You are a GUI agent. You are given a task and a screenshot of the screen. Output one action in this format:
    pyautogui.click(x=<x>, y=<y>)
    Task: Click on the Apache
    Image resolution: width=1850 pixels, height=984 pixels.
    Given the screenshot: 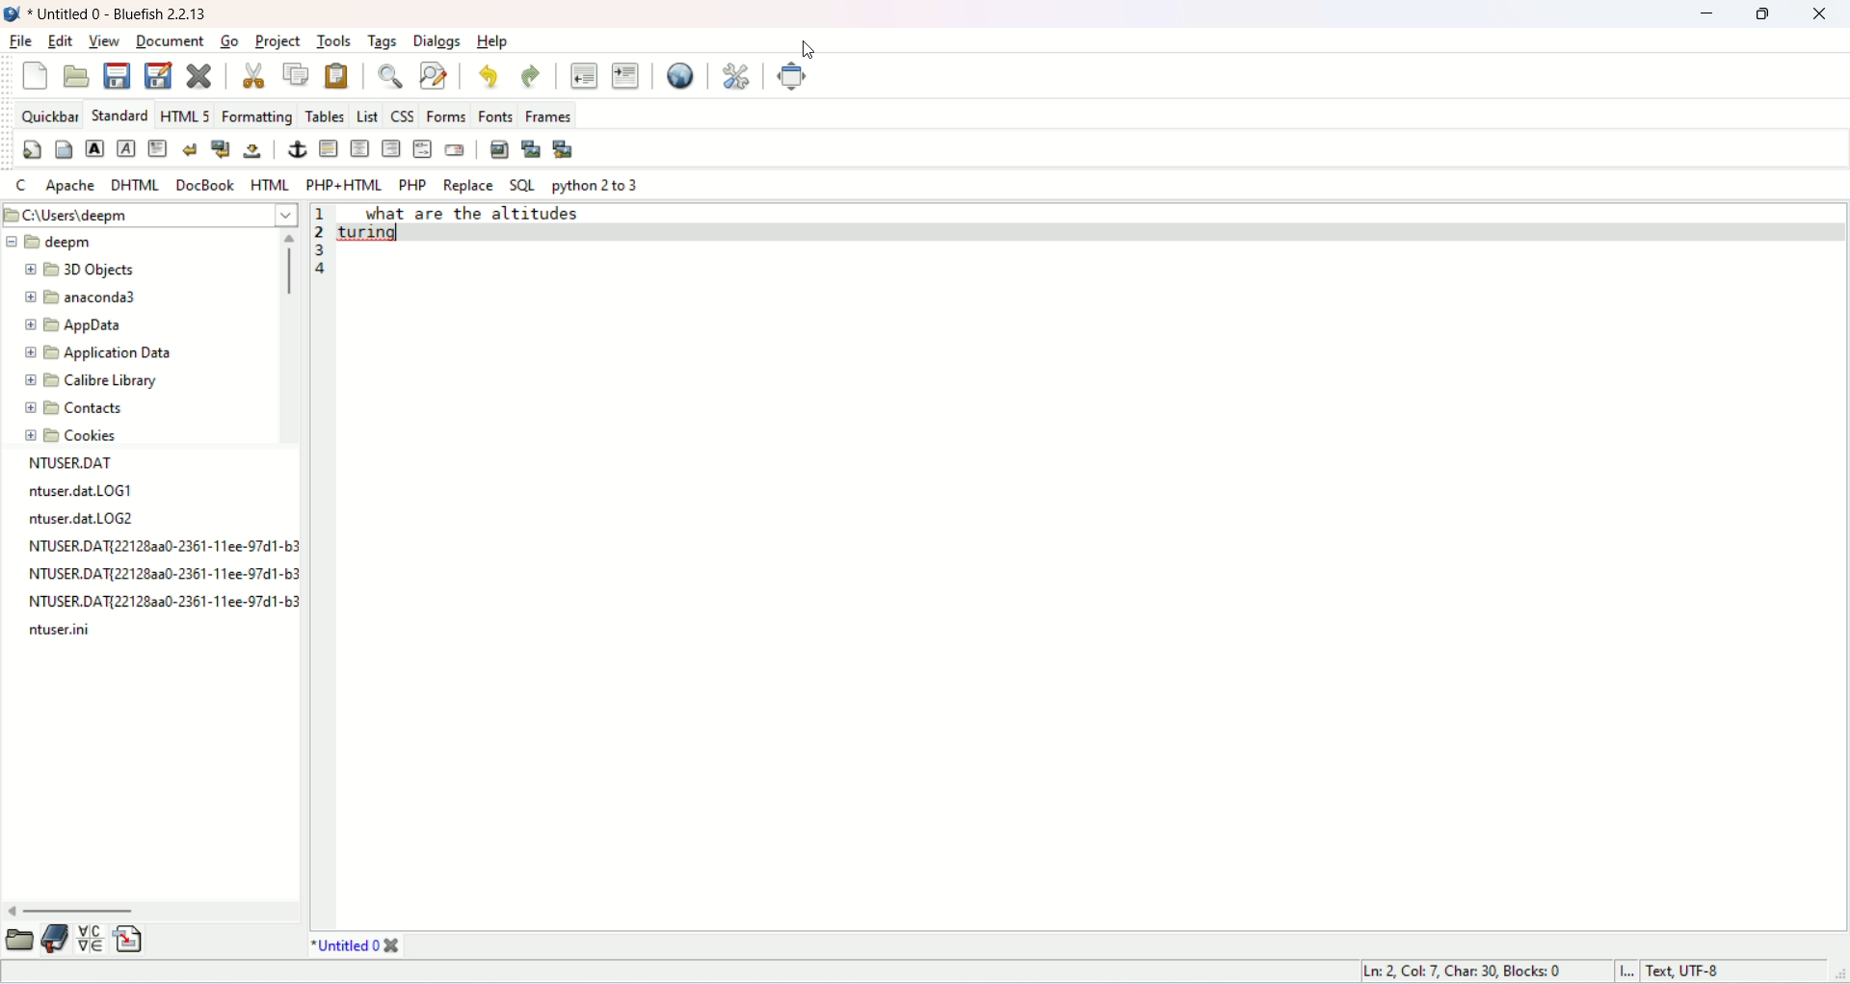 What is the action you would take?
    pyautogui.click(x=68, y=186)
    